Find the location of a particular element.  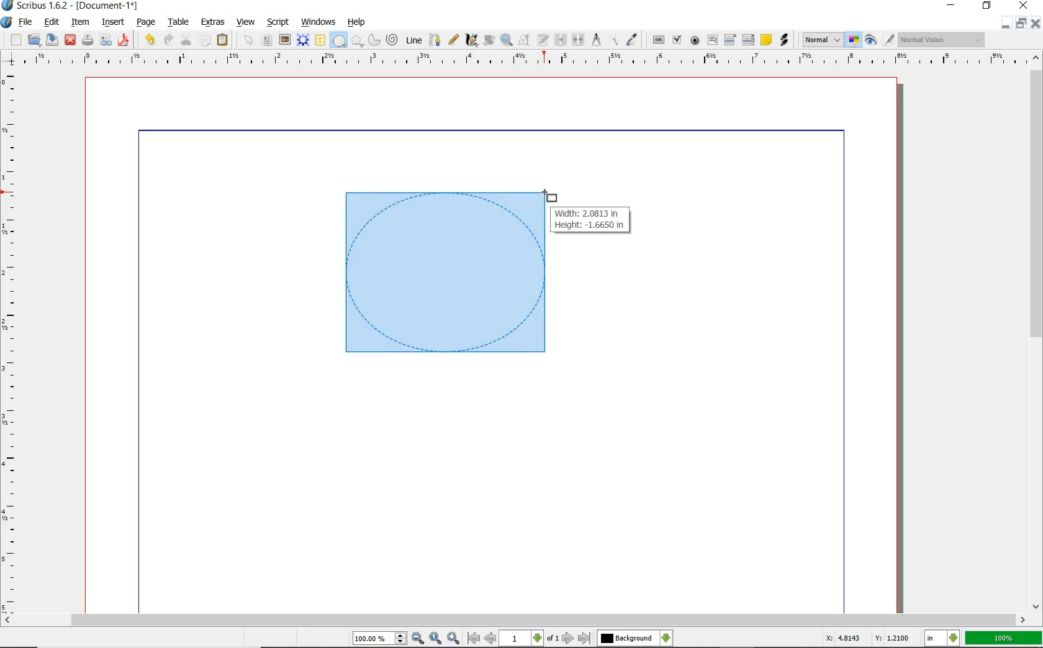

EDIT IN PREVIEW MODE is located at coordinates (888, 39).